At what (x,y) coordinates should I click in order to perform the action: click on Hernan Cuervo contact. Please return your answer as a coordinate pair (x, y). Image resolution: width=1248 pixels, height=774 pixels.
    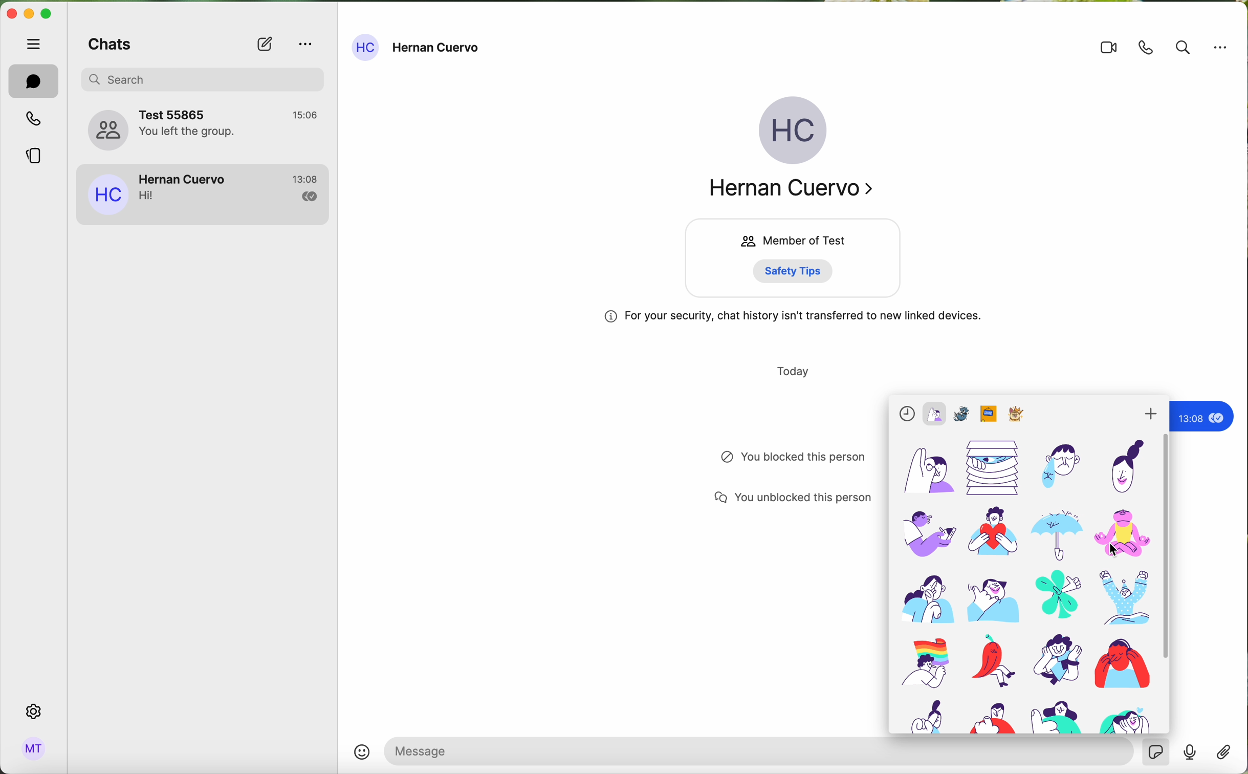
    Looking at the image, I should click on (204, 195).